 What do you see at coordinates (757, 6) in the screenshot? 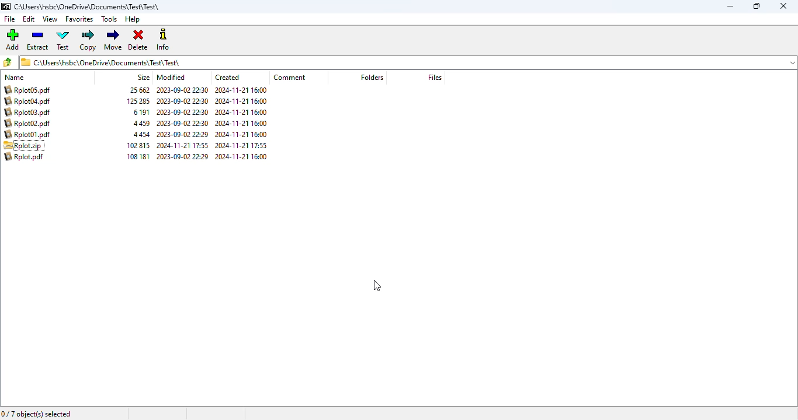
I see `maximize` at bounding box center [757, 6].